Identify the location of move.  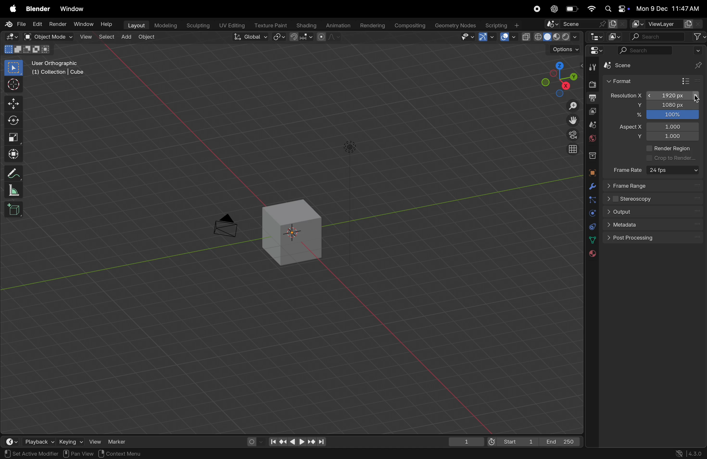
(12, 103).